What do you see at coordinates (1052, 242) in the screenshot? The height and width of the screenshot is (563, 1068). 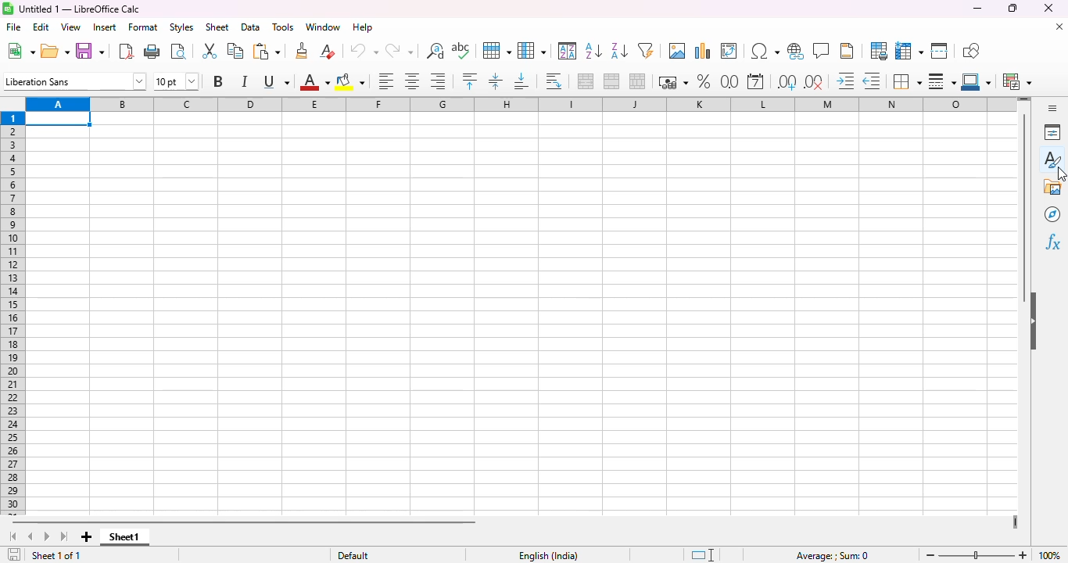 I see `functions` at bounding box center [1052, 242].